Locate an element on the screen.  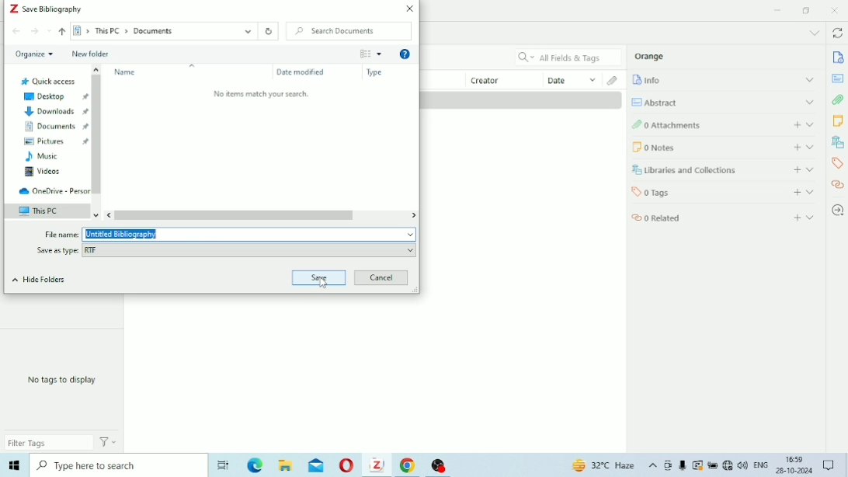
Related is located at coordinates (725, 216).